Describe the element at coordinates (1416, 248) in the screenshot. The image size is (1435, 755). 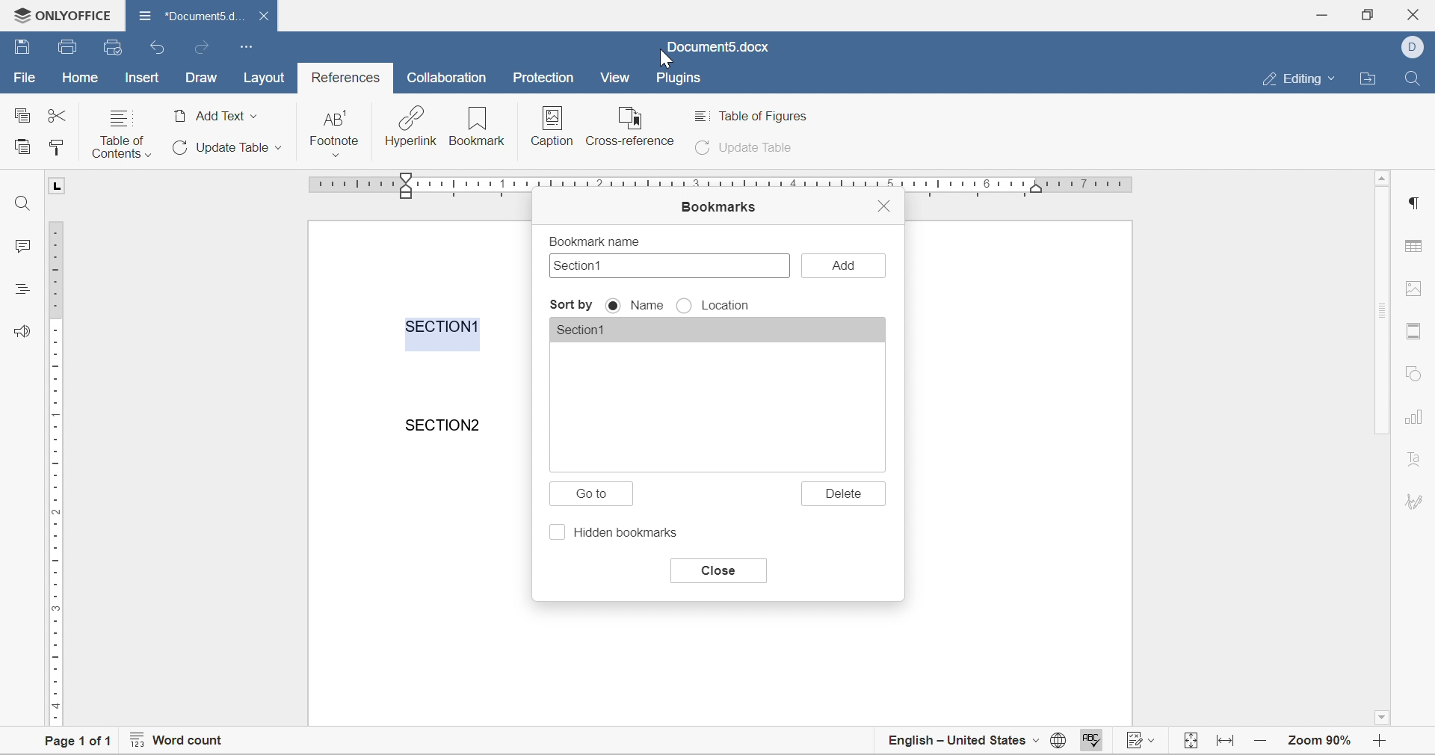
I see `table settings` at that location.